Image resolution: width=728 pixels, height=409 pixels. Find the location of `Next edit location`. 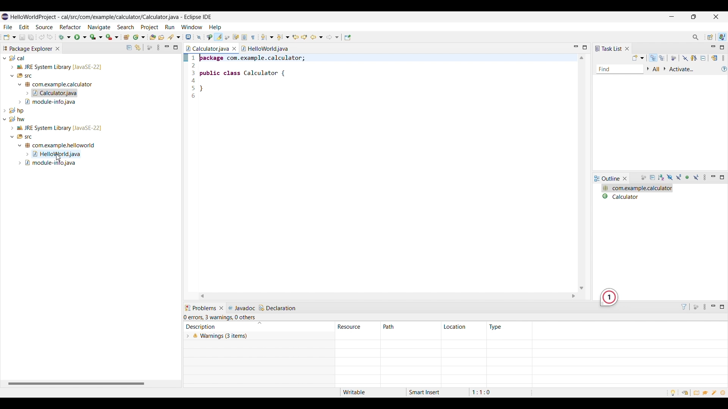

Next edit location is located at coordinates (304, 37).